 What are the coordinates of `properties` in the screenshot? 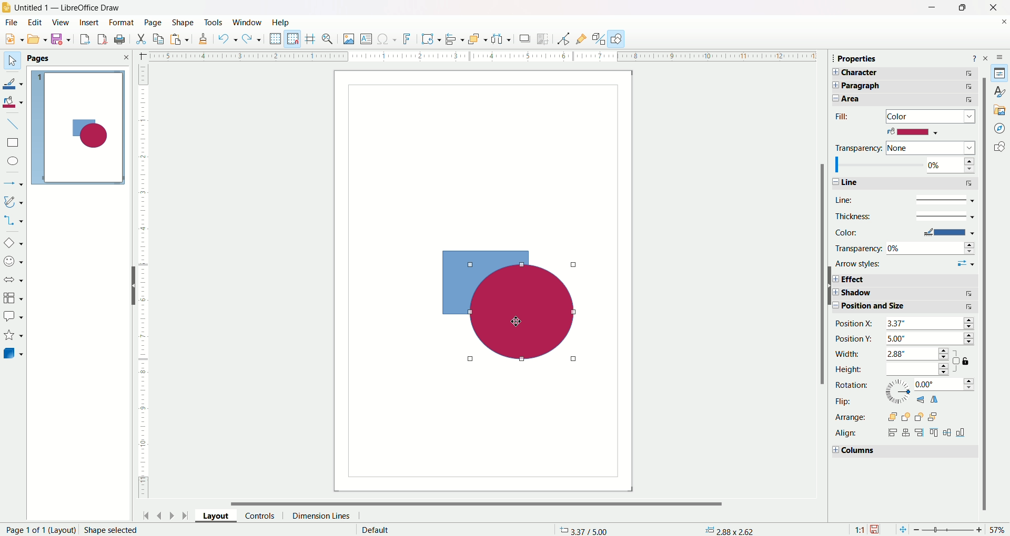 It's located at (864, 59).